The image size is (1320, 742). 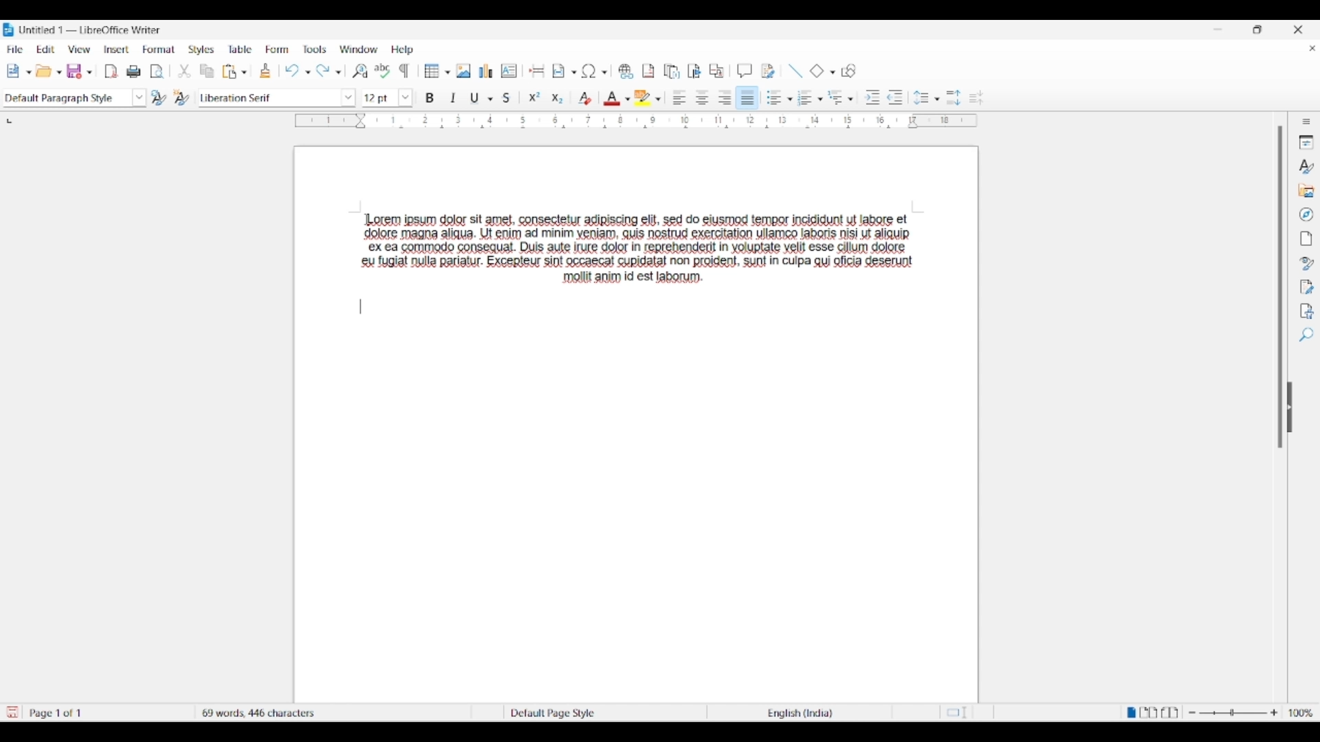 What do you see at coordinates (1307, 287) in the screenshot?
I see `Manage changes` at bounding box center [1307, 287].